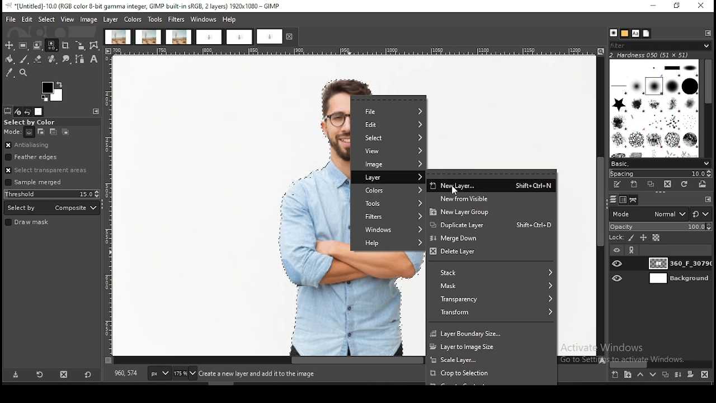 Image resolution: width=716 pixels, height=403 pixels. What do you see at coordinates (388, 177) in the screenshot?
I see `layer` at bounding box center [388, 177].